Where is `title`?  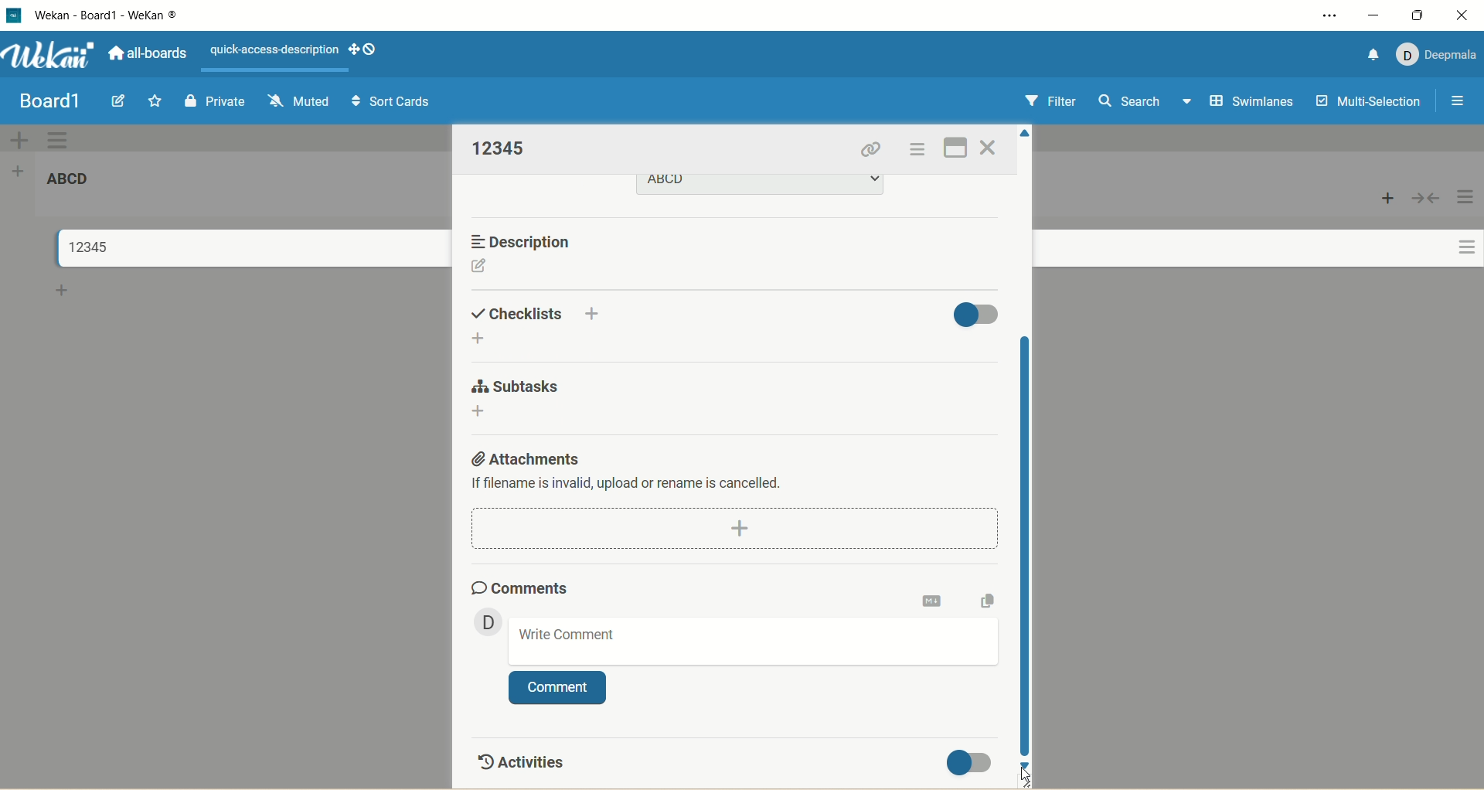 title is located at coordinates (134, 15).